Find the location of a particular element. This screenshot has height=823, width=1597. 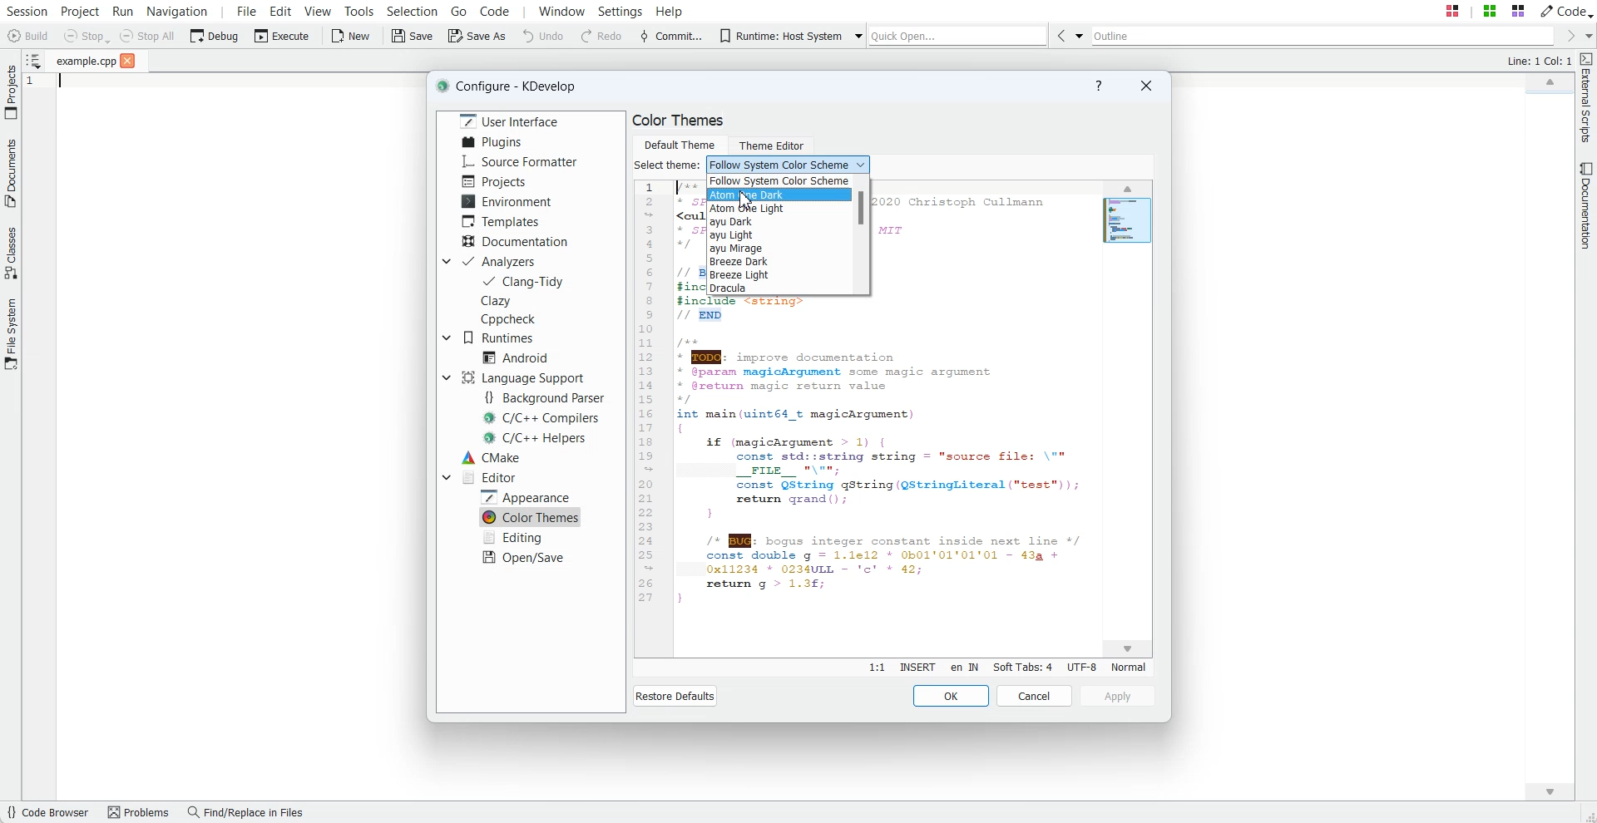

File System is located at coordinates (11, 334).